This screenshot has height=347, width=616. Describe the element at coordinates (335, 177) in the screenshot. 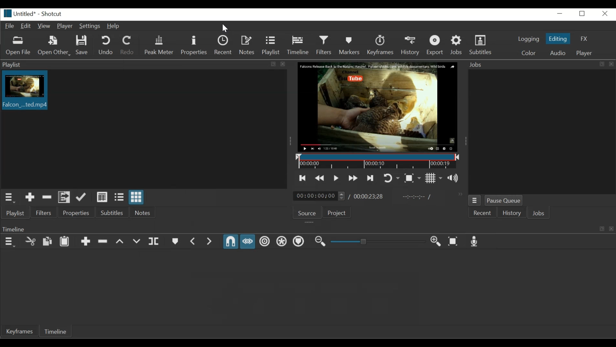

I see `Toggle play or pause` at that location.